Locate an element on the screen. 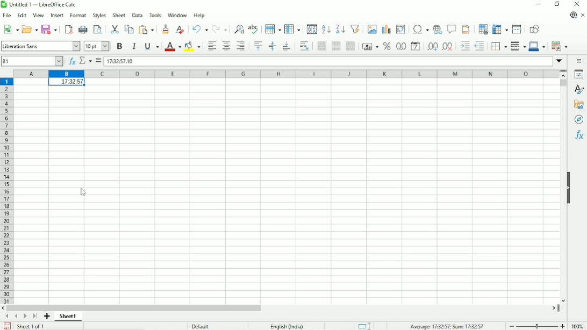 This screenshot has width=587, height=330. Sheet is located at coordinates (119, 15).